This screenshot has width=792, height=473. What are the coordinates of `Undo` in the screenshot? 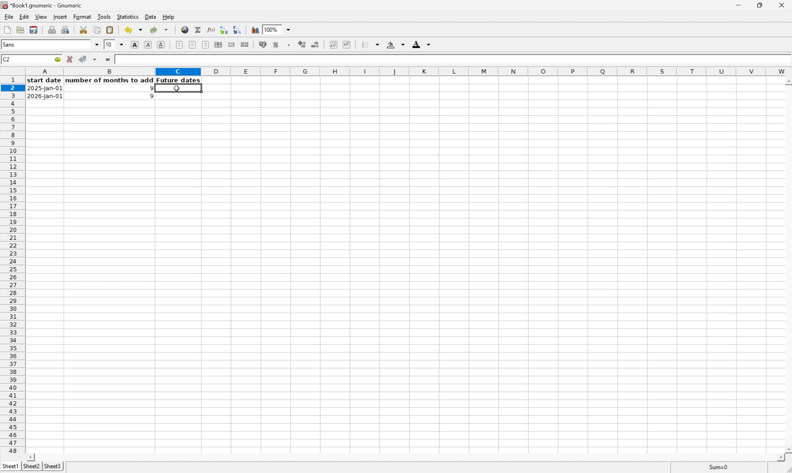 It's located at (133, 30).